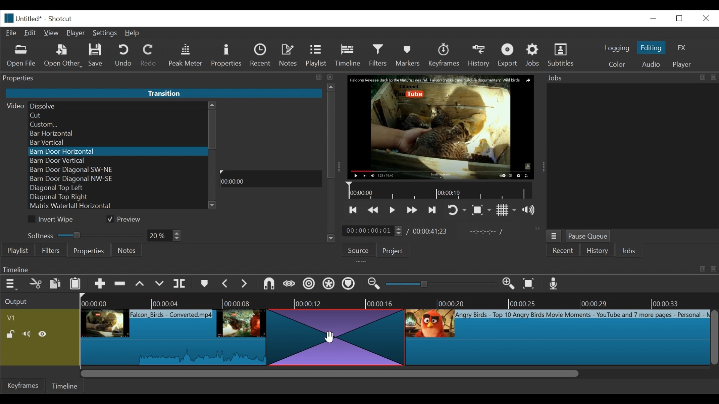  I want to click on Toggle player looping, so click(457, 210).